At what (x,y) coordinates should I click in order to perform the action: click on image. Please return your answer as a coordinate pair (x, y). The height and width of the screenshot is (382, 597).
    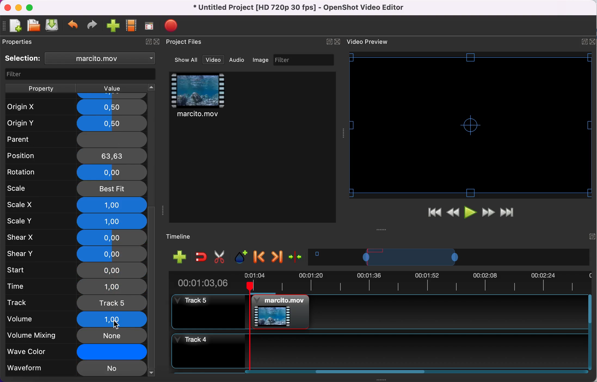
    Looking at the image, I should click on (261, 60).